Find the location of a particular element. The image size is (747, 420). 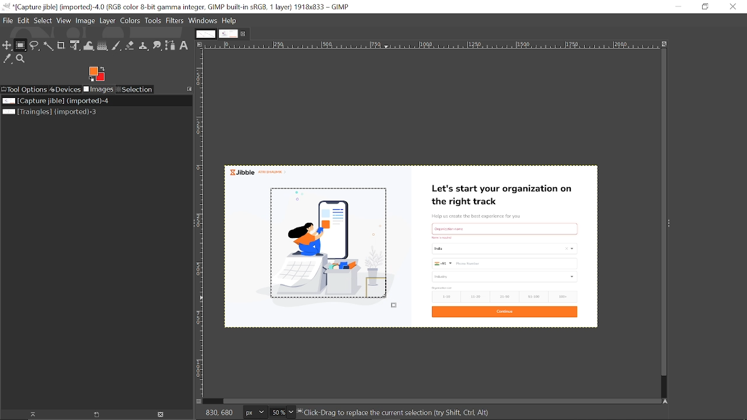

Zoom is located at coordinates (20, 60).